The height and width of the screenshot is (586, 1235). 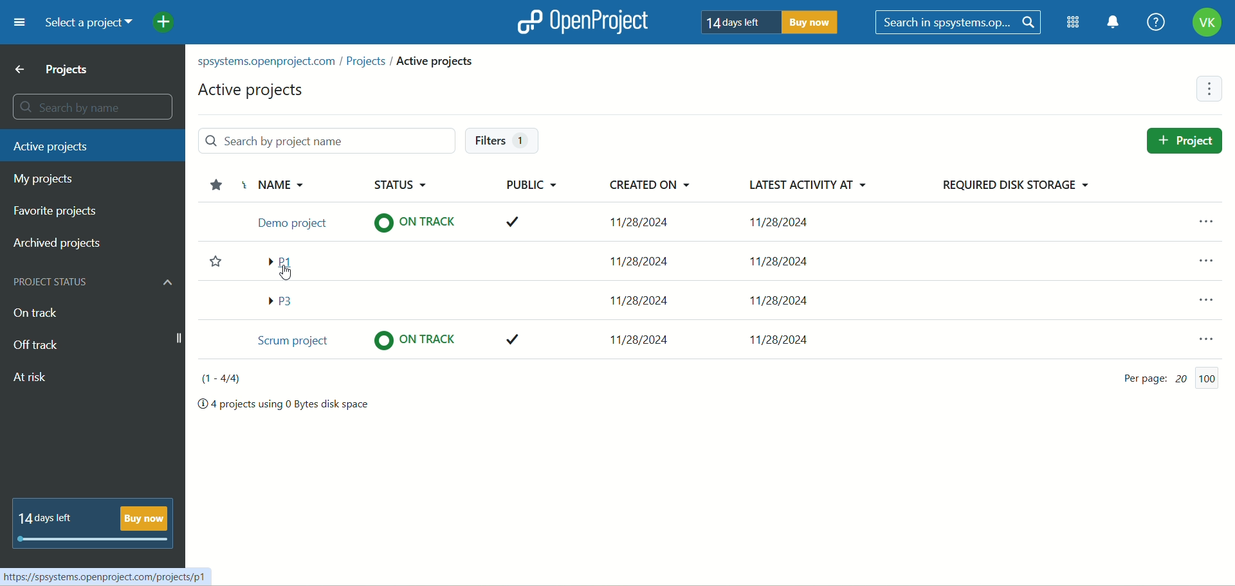 What do you see at coordinates (1021, 185) in the screenshot?
I see `disk storage` at bounding box center [1021, 185].